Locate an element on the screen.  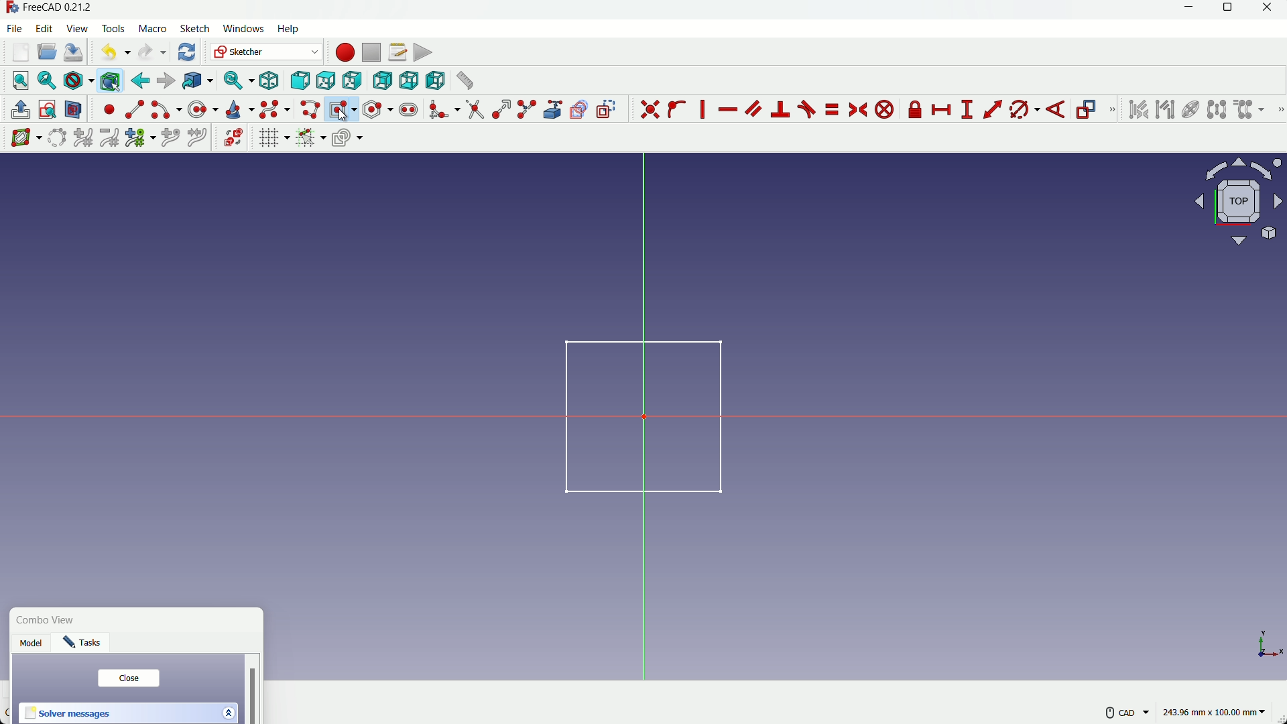
forward is located at coordinates (166, 81).